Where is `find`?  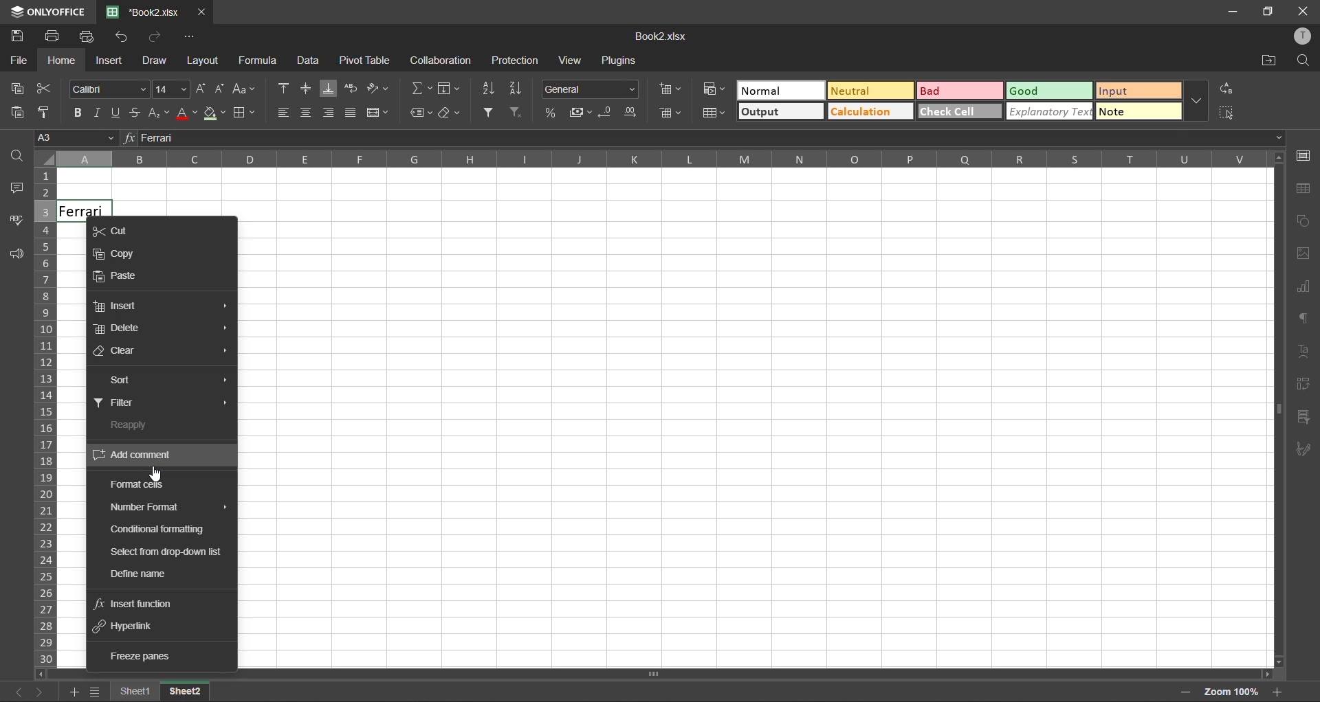 find is located at coordinates (16, 160).